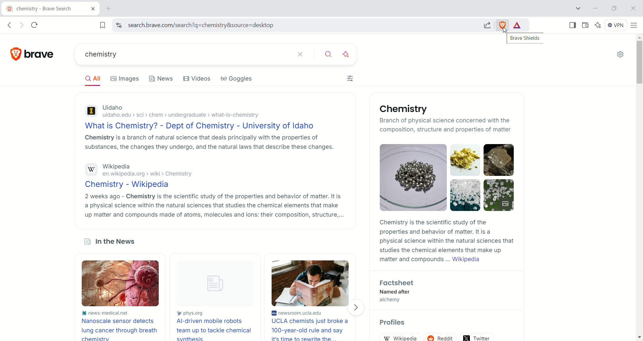 The height and width of the screenshot is (341, 643). I want to click on wallet, so click(585, 26).